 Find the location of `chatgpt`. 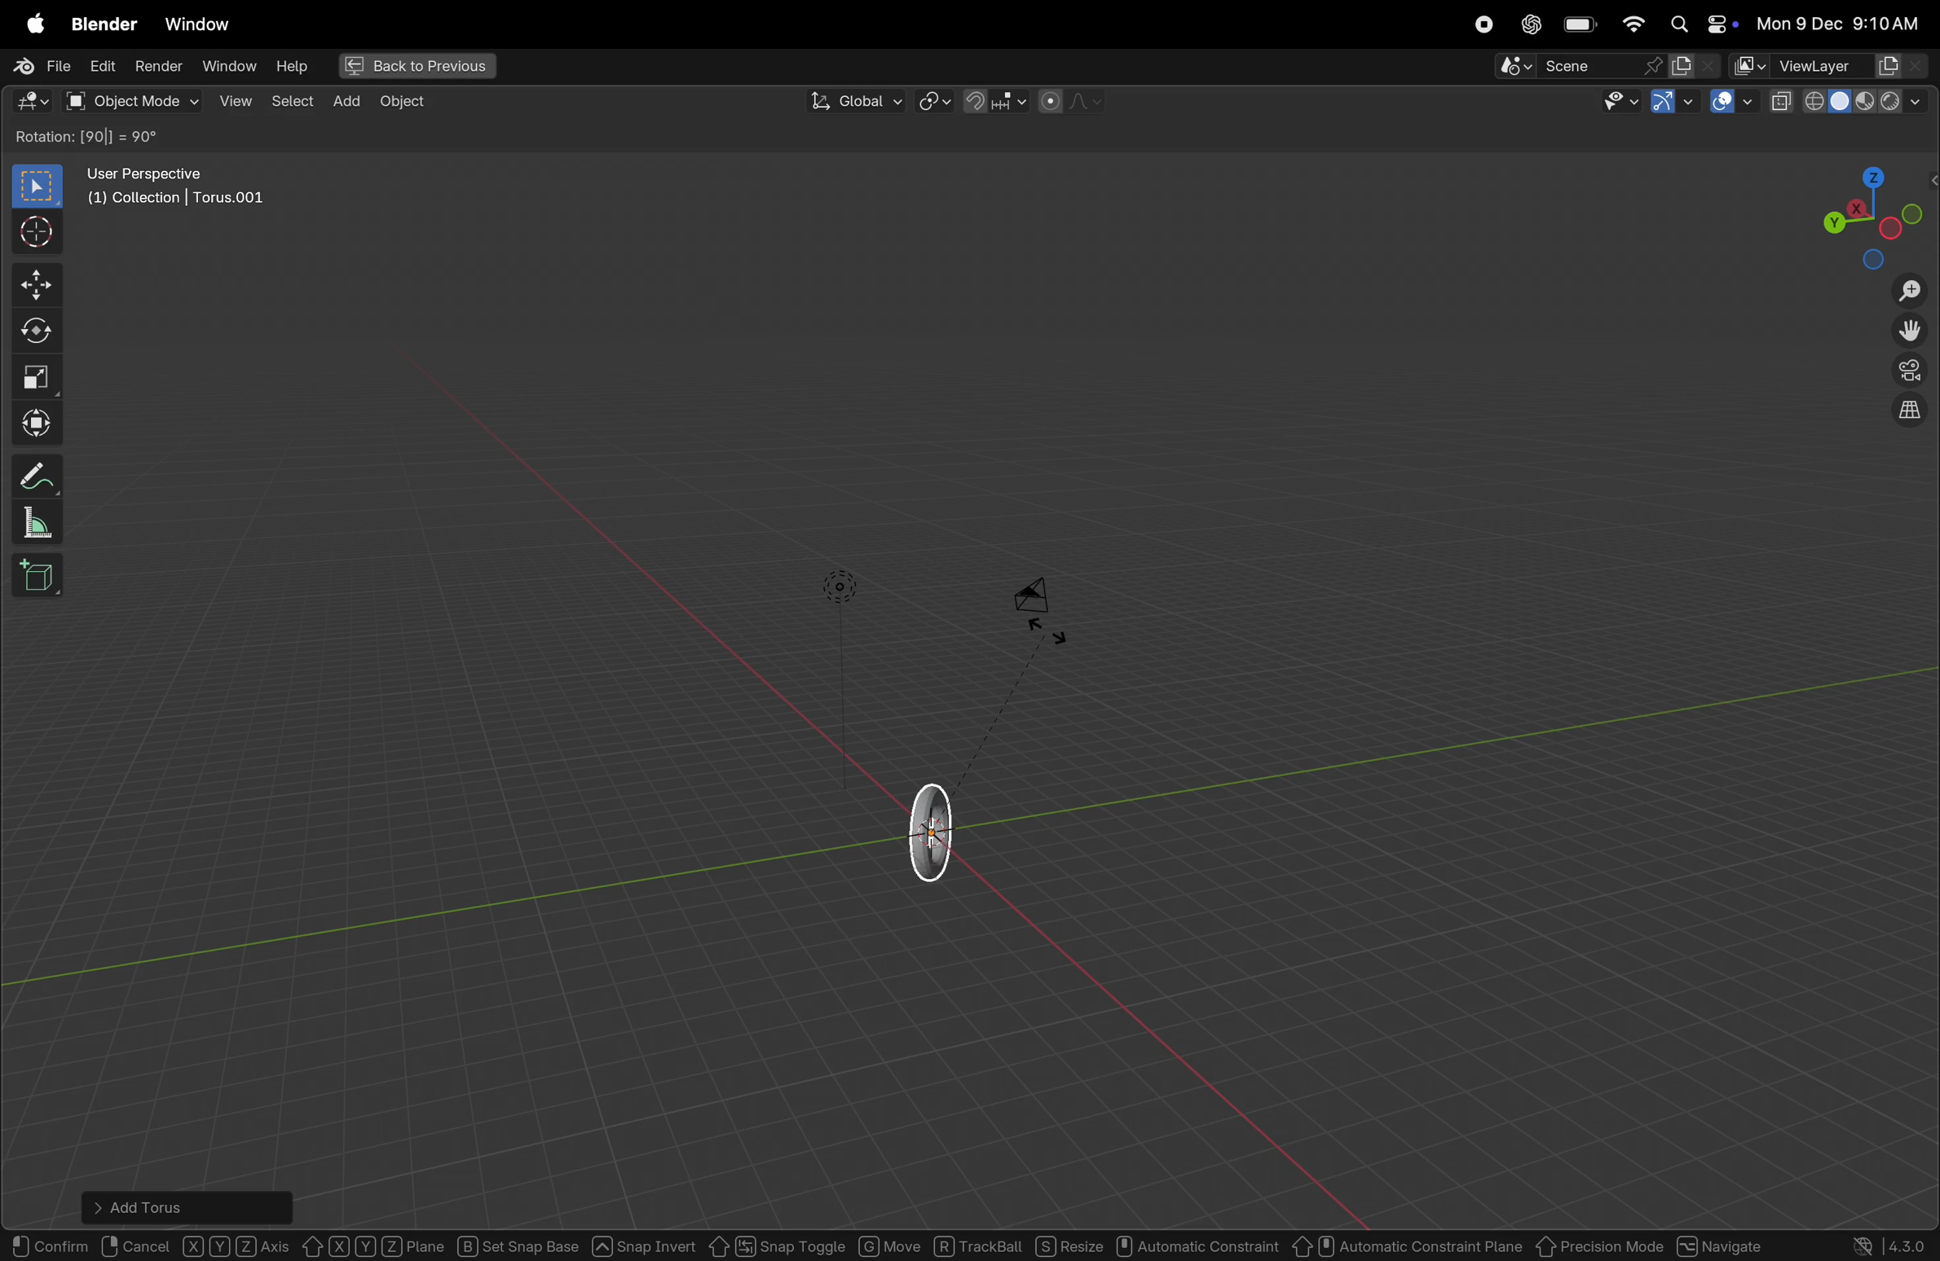

chatgpt is located at coordinates (1529, 24).